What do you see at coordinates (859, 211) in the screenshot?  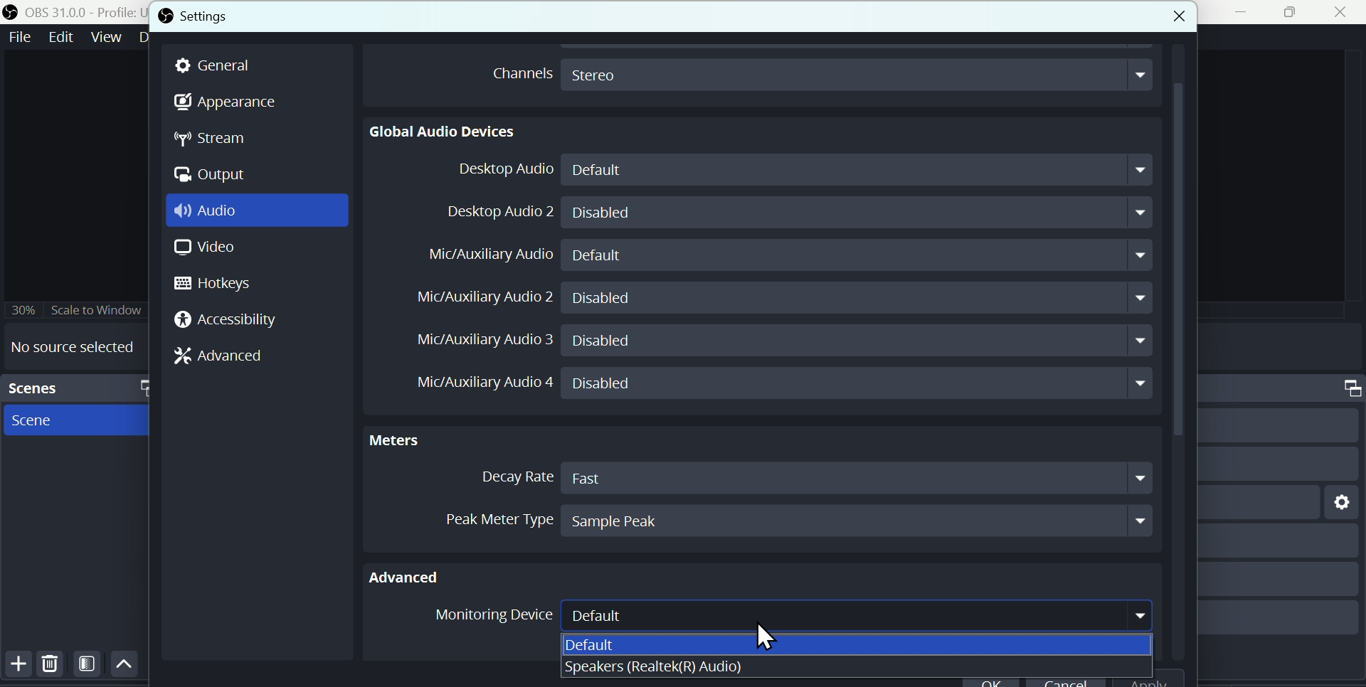 I see `Disabled` at bounding box center [859, 211].